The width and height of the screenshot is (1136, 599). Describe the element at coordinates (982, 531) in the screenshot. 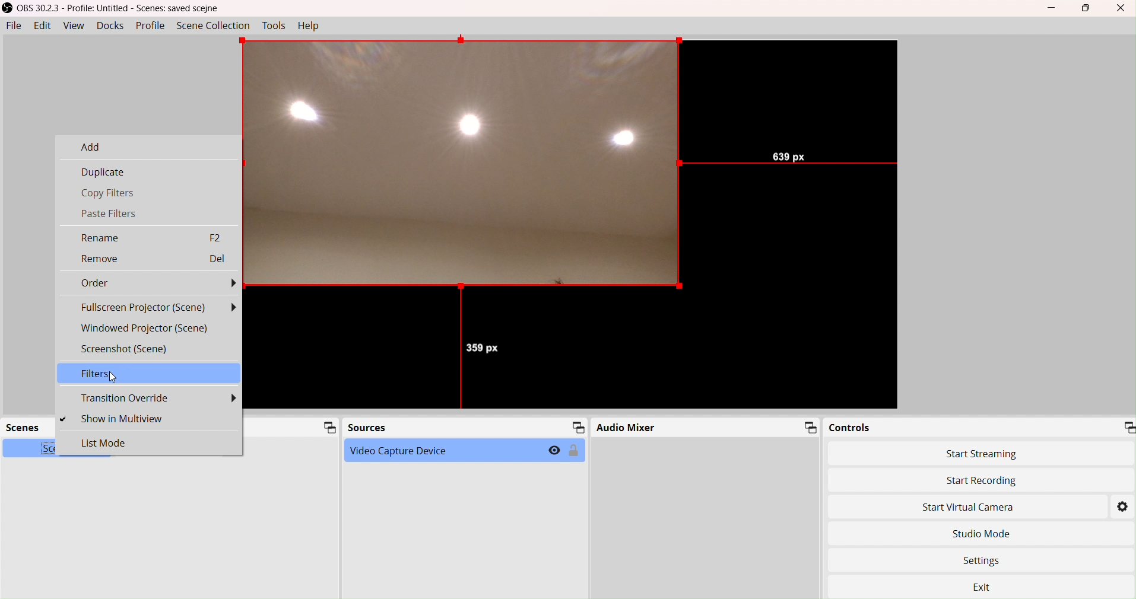

I see `Studio Move` at that location.